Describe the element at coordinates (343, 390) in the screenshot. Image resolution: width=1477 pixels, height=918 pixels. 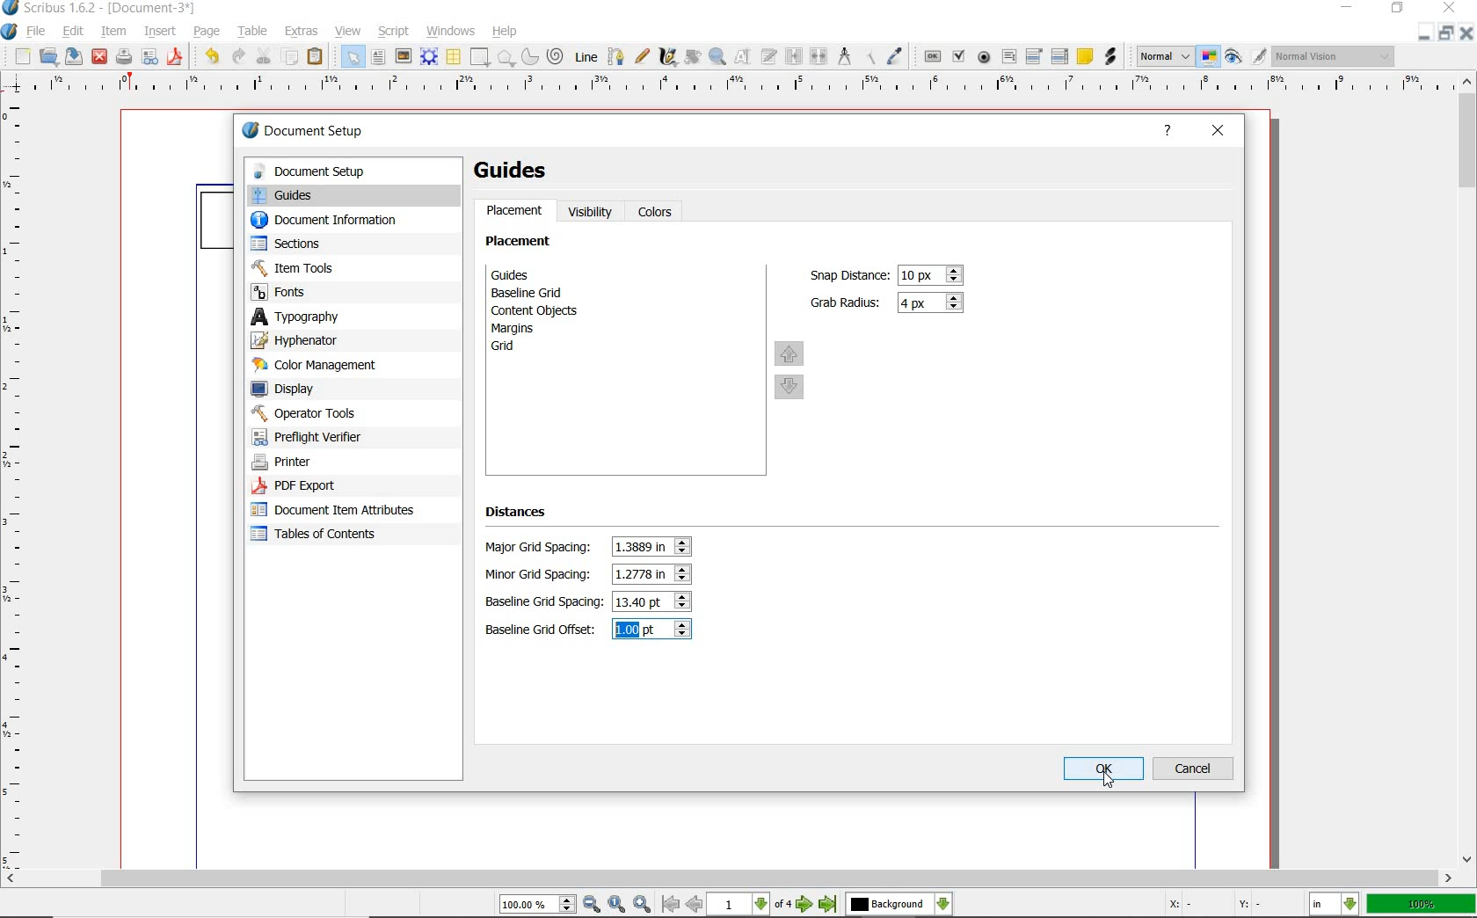
I see `display` at that location.